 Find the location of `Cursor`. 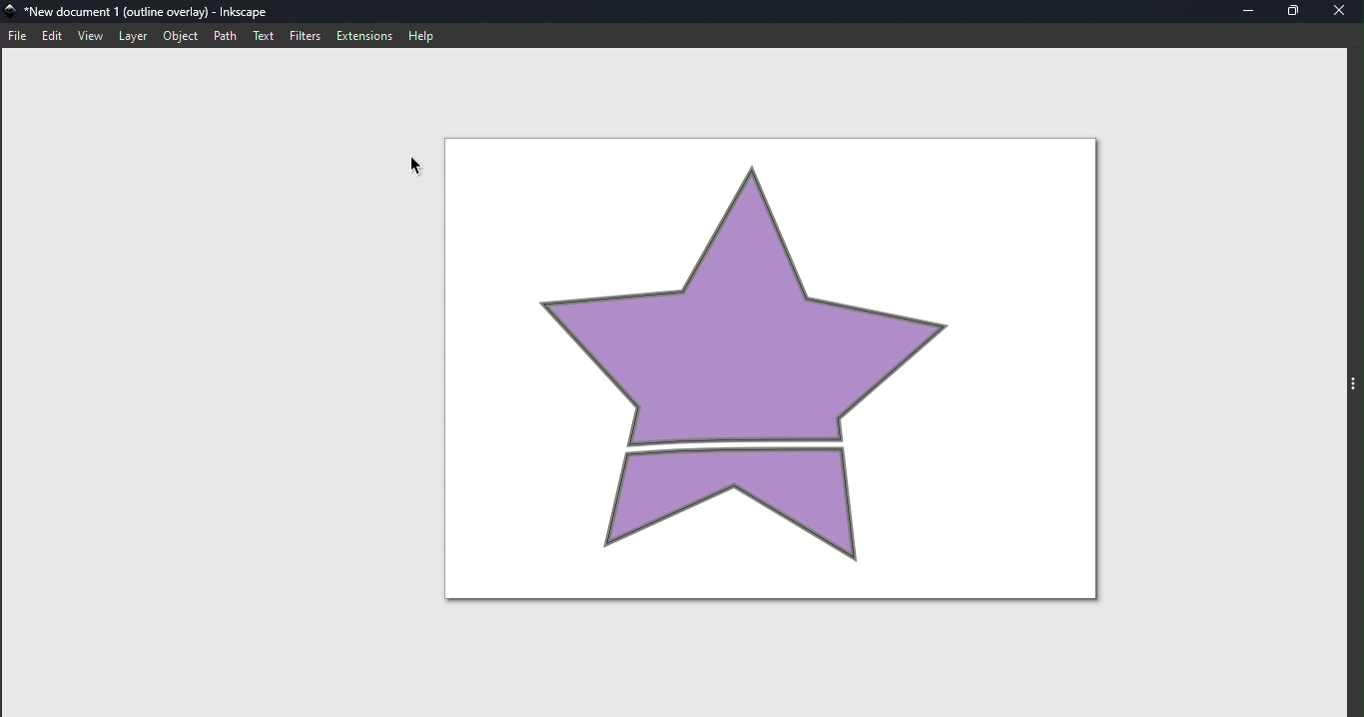

Cursor is located at coordinates (412, 168).